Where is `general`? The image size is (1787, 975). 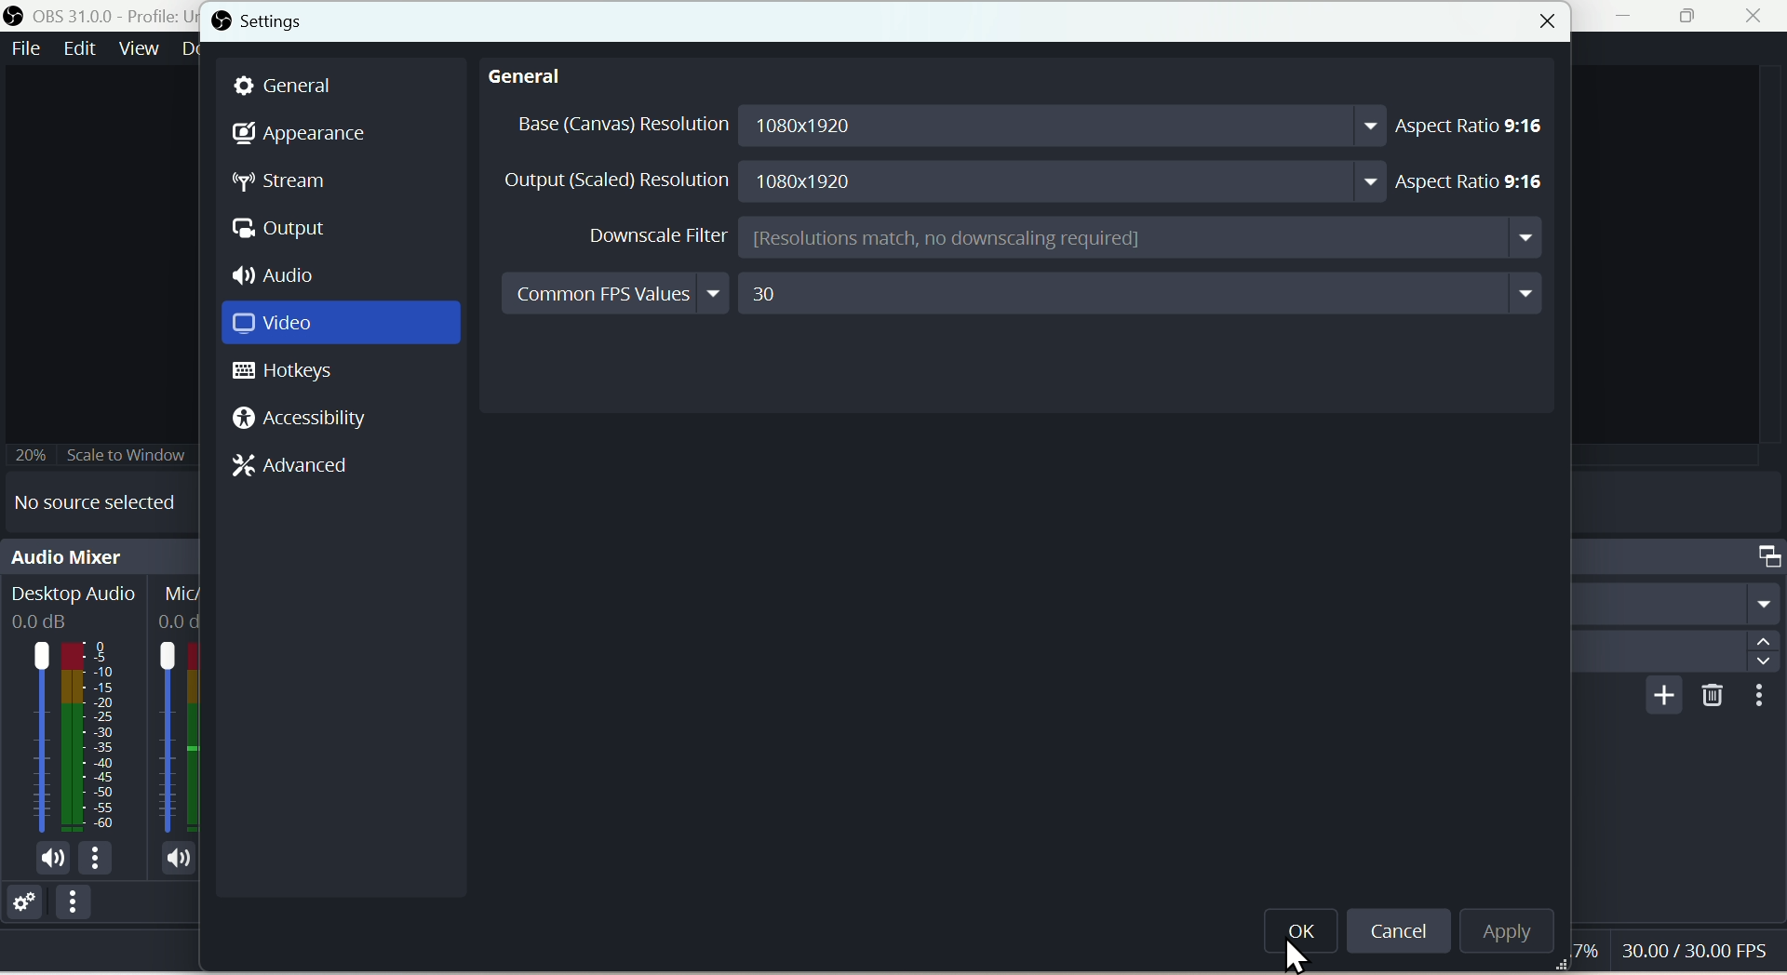 general is located at coordinates (533, 80).